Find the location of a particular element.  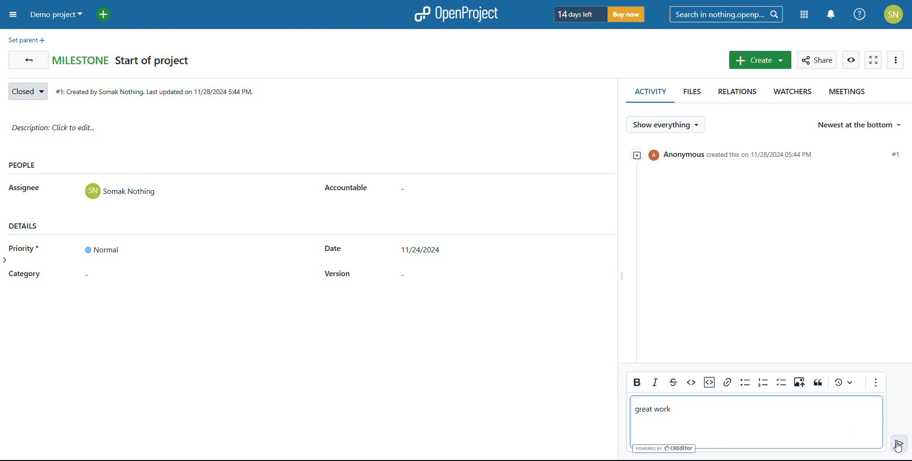

link is located at coordinates (727, 382).